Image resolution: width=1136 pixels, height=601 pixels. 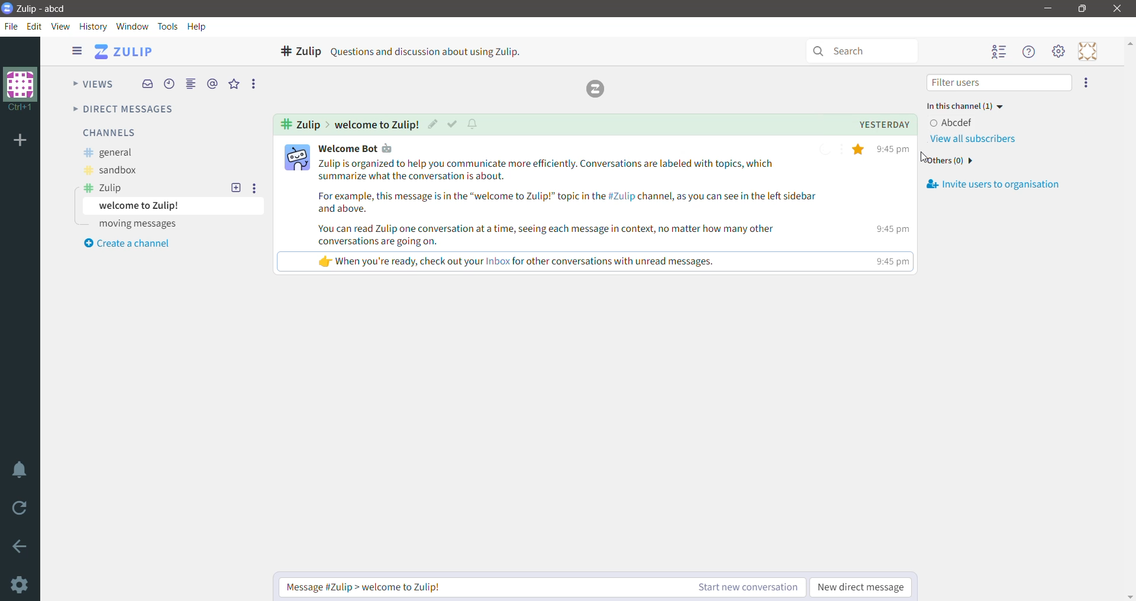 I want to click on Edit Topic, so click(x=431, y=124).